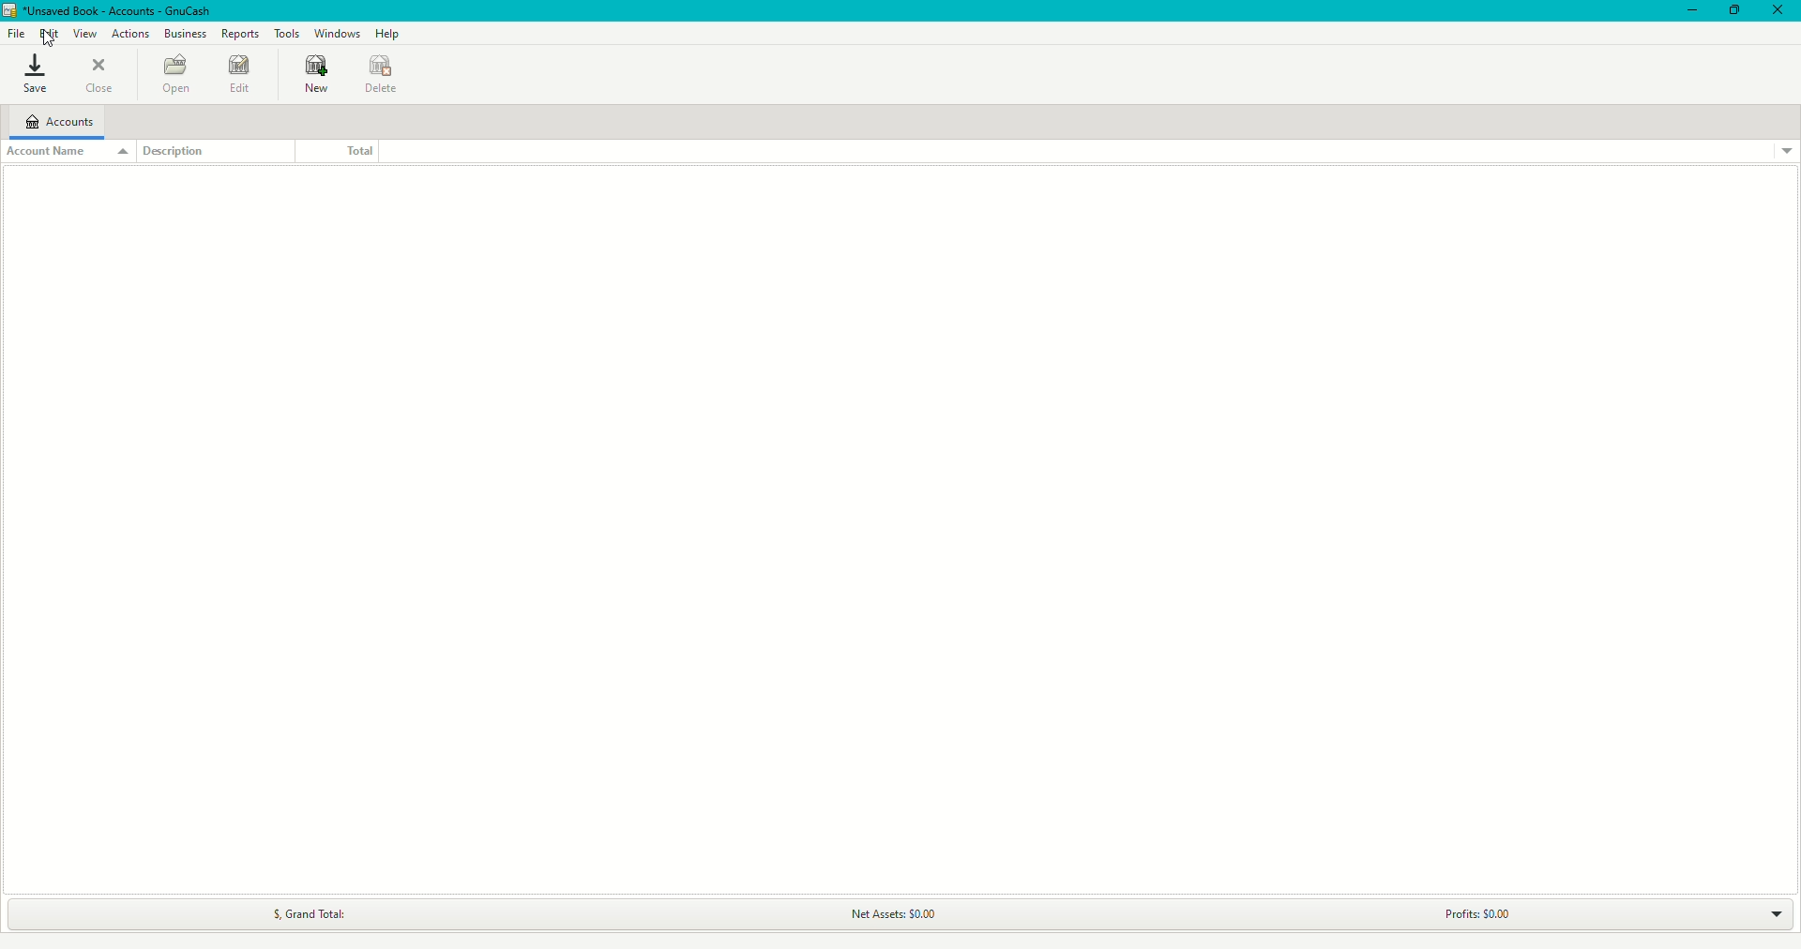  I want to click on save, so click(32, 73).